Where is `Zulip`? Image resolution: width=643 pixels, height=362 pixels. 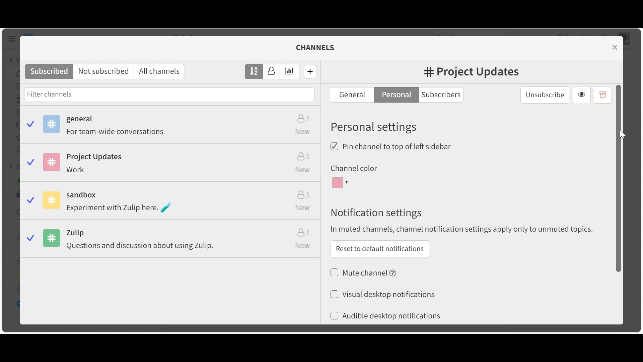
Zulip is located at coordinates (171, 242).